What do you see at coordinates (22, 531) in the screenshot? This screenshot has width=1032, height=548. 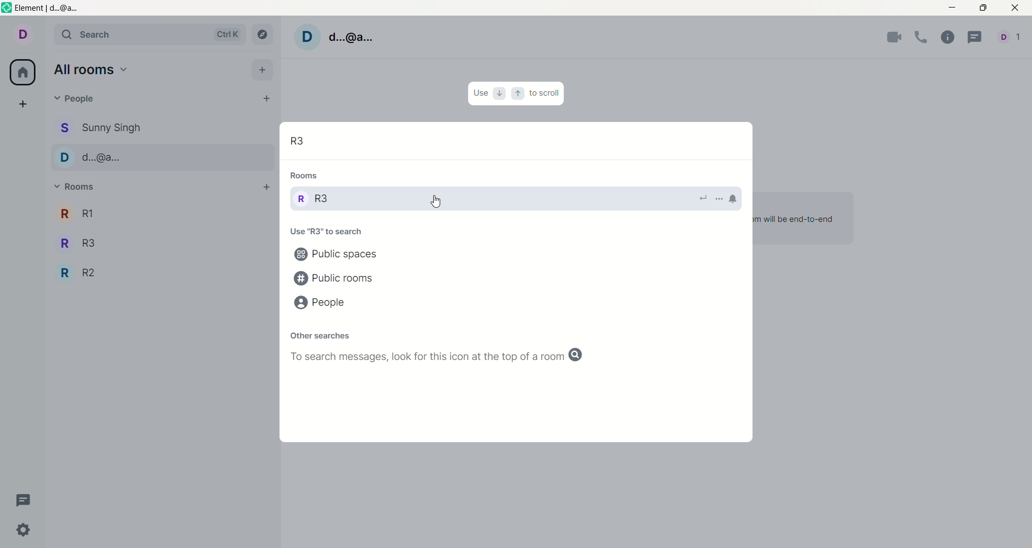 I see `settings` at bounding box center [22, 531].